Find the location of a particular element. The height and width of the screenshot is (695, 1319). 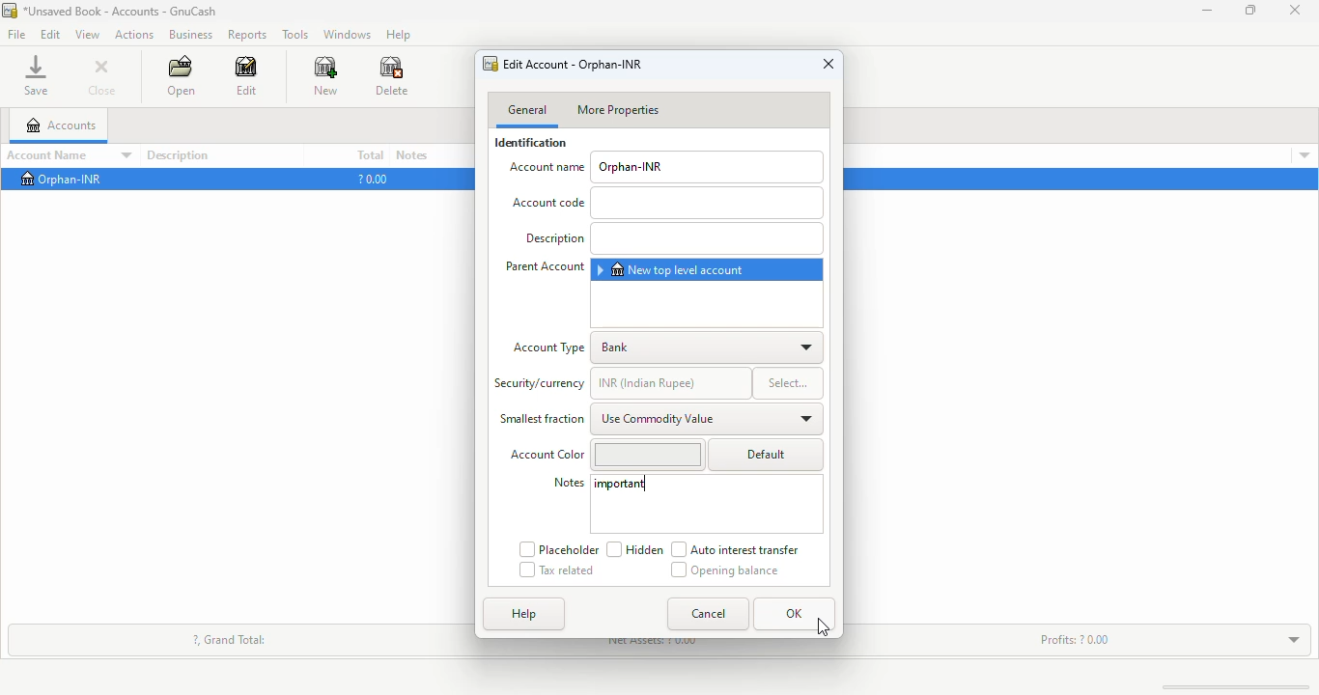

cursor is located at coordinates (822, 627).